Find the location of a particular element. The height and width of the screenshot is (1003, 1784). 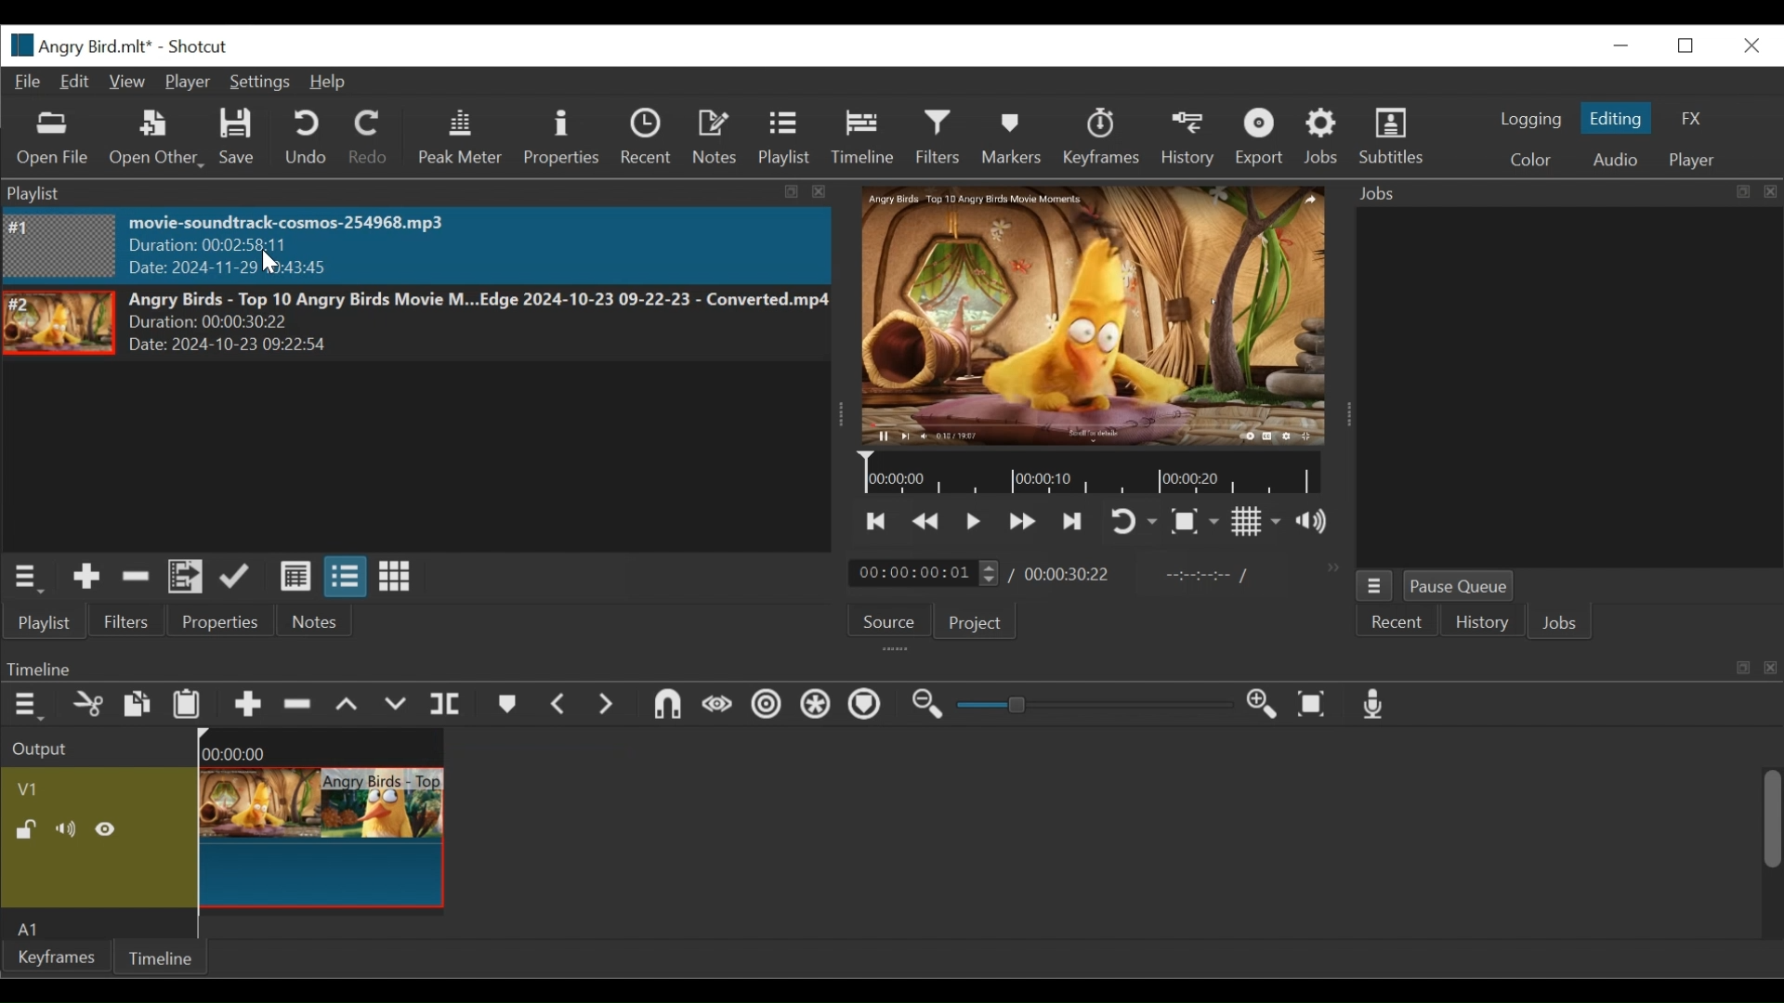

Markers is located at coordinates (1012, 137).